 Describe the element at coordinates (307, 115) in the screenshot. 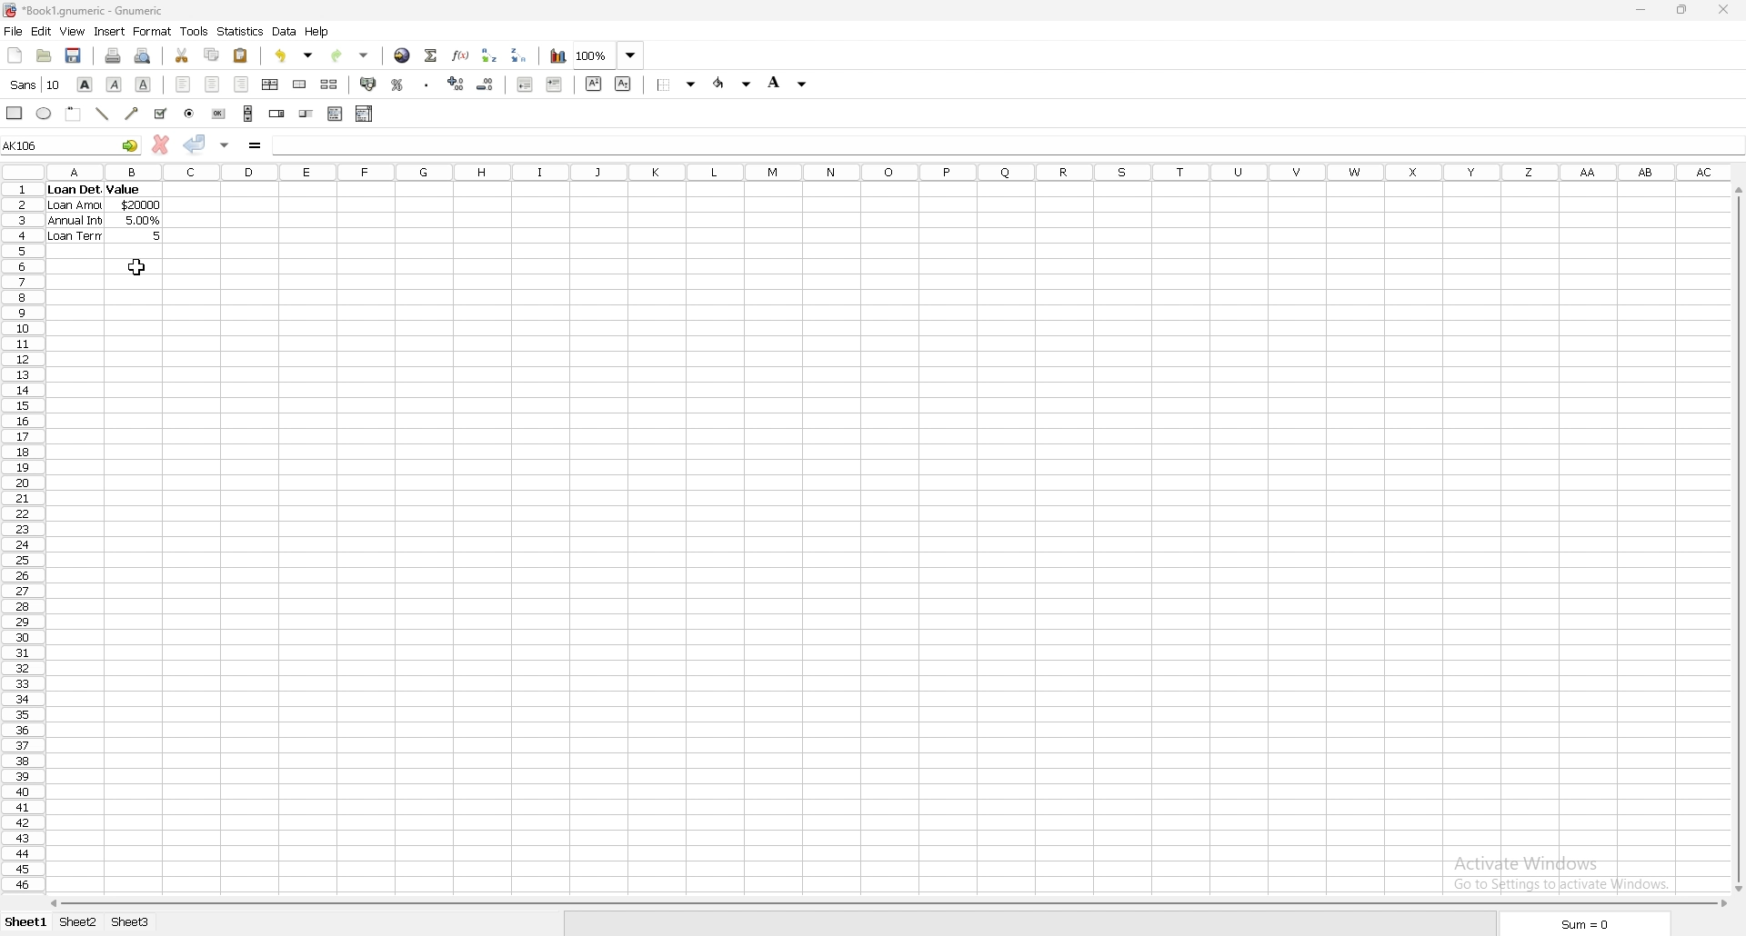

I see `slider` at that location.